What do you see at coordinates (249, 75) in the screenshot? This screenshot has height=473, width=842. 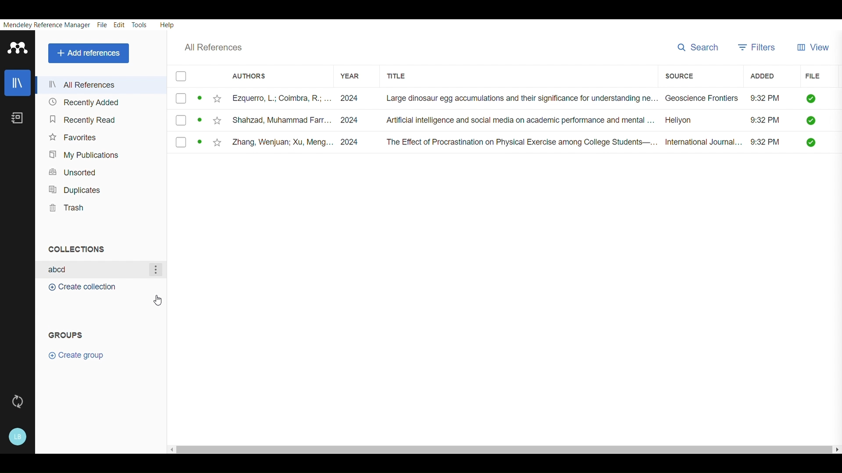 I see `Authors` at bounding box center [249, 75].